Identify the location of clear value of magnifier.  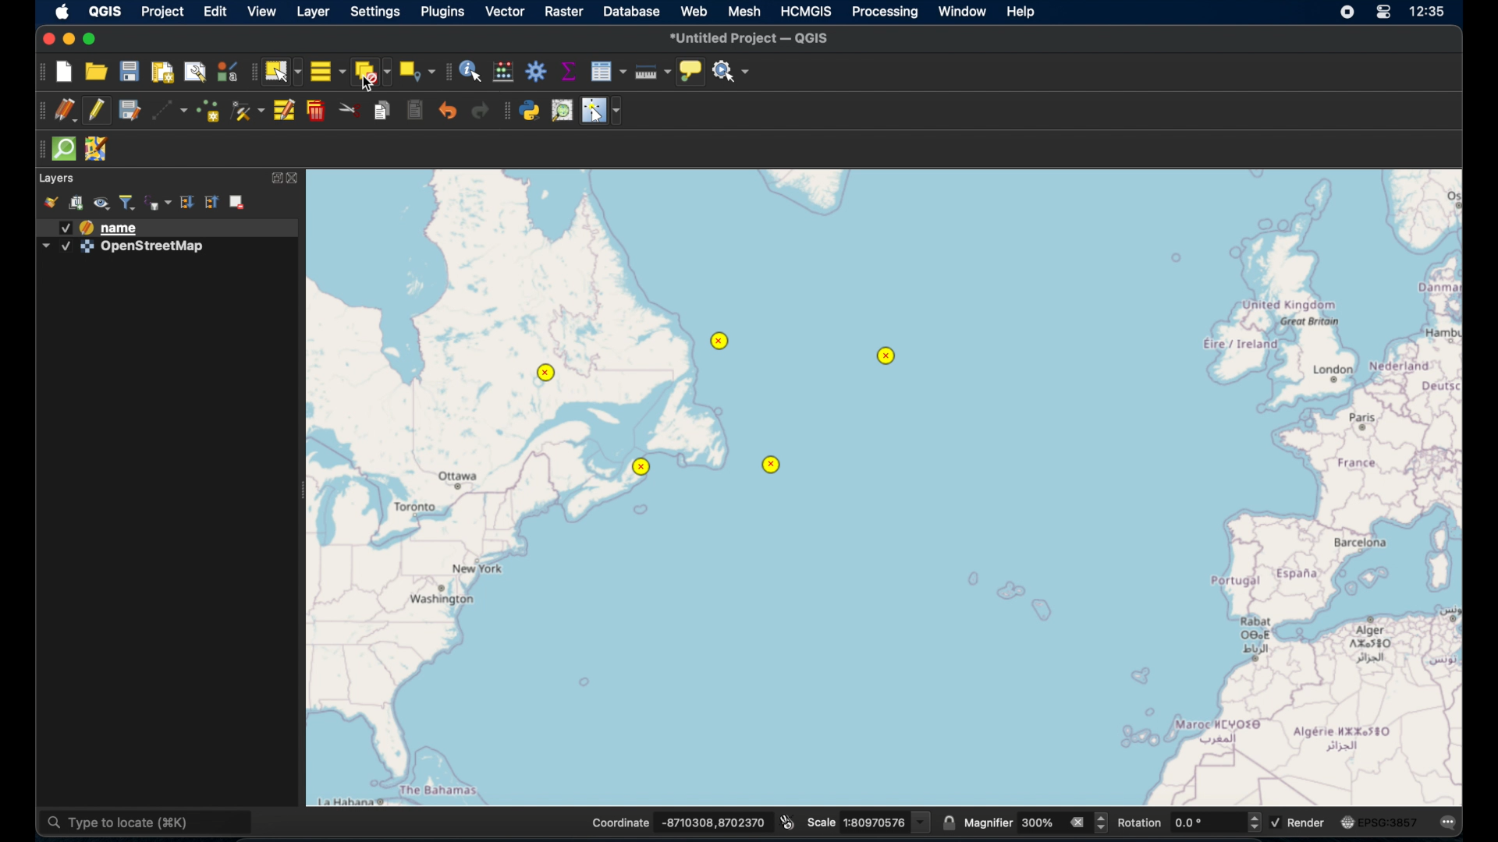
(1079, 823).